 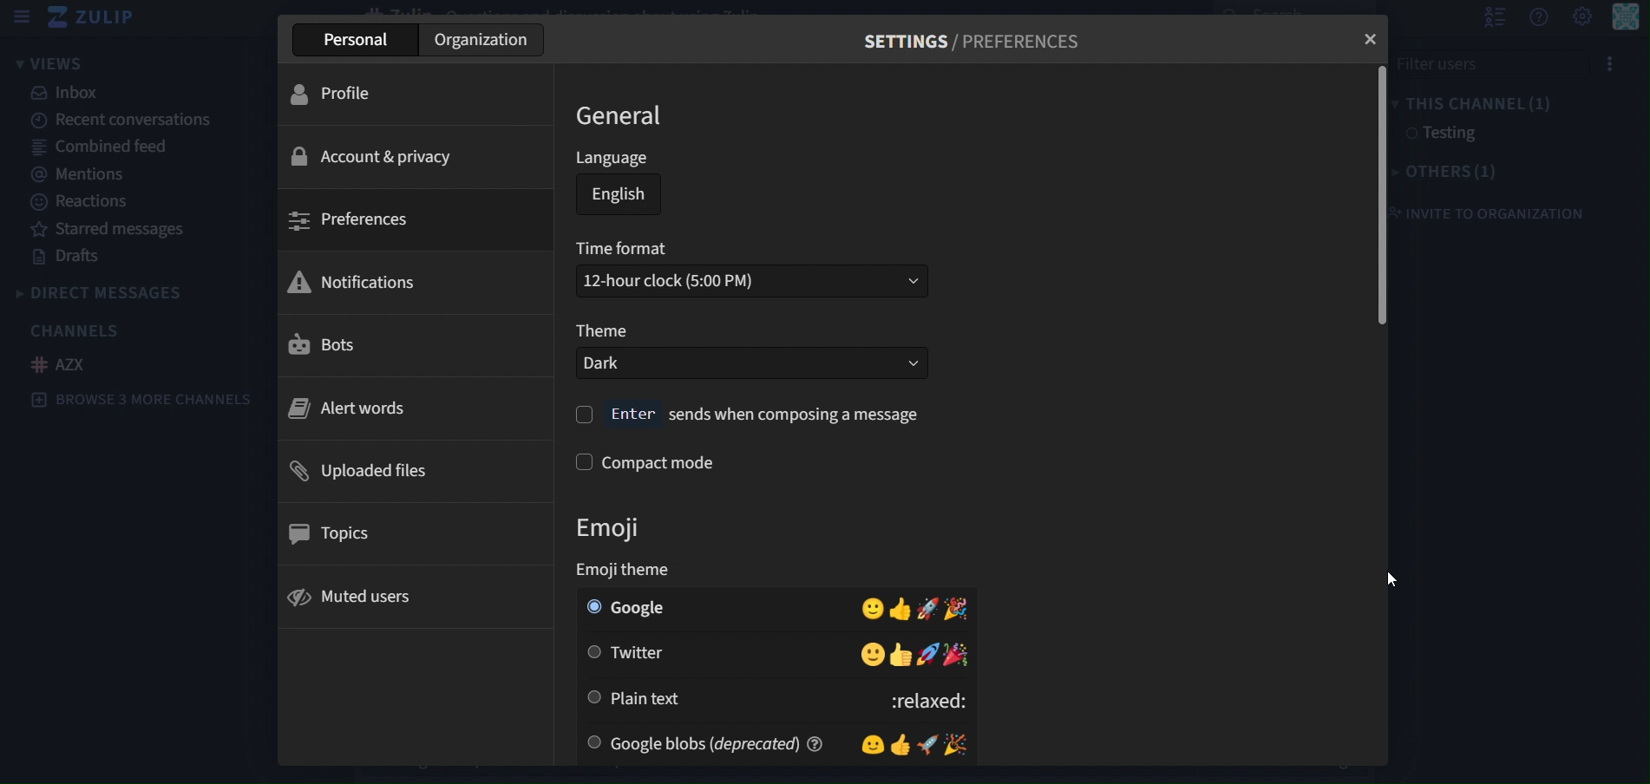 I want to click on uploaded files, so click(x=364, y=467).